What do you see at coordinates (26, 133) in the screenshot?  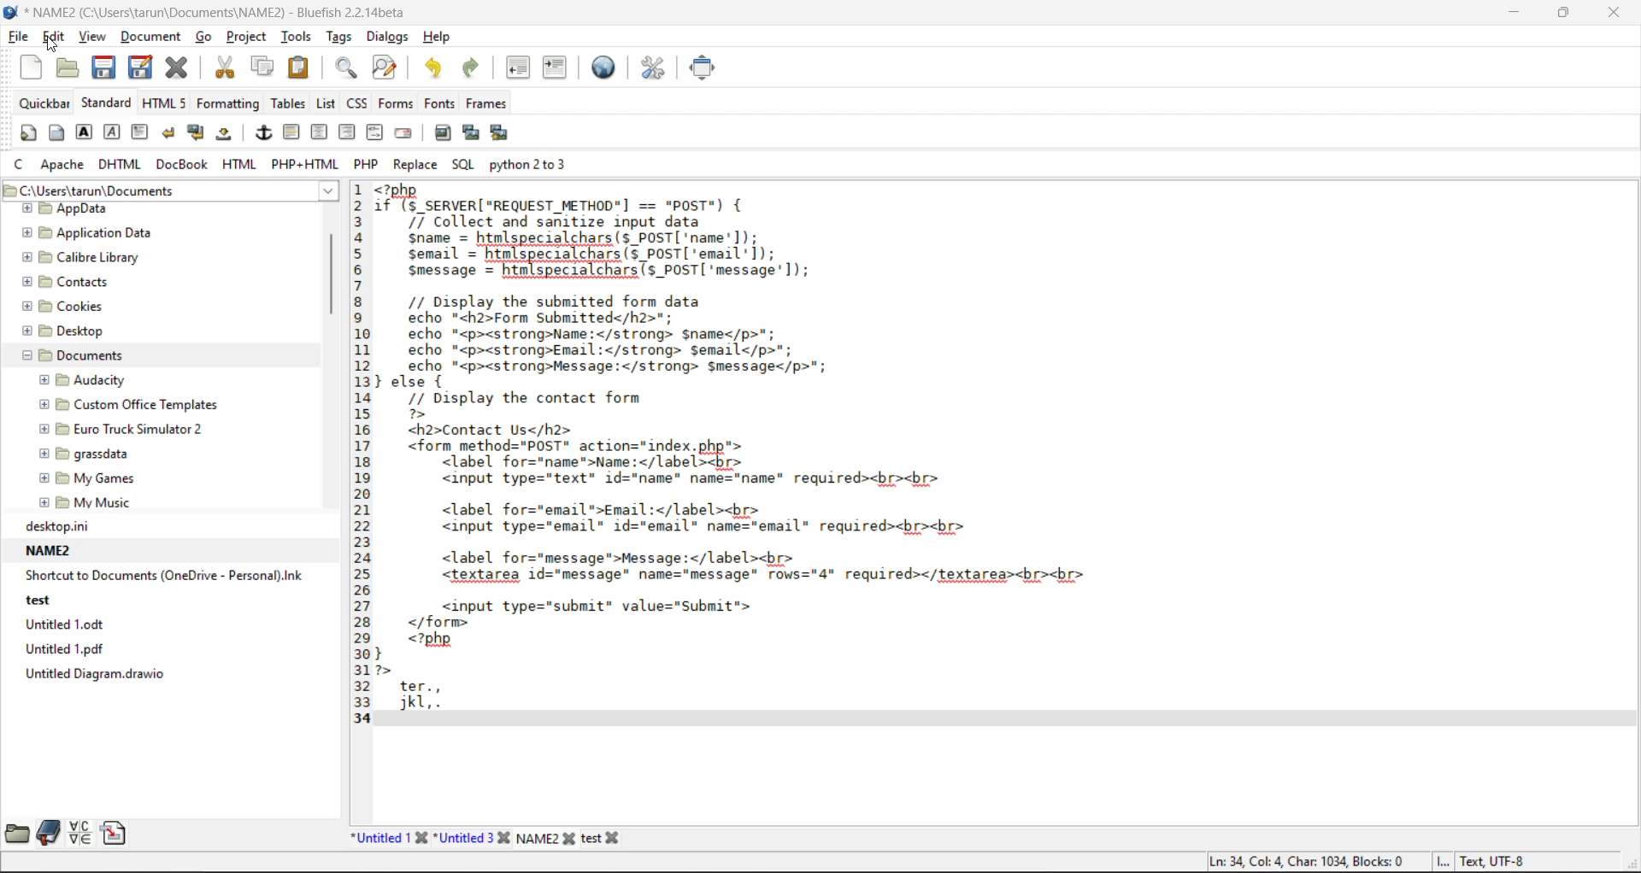 I see `quickstart` at bounding box center [26, 133].